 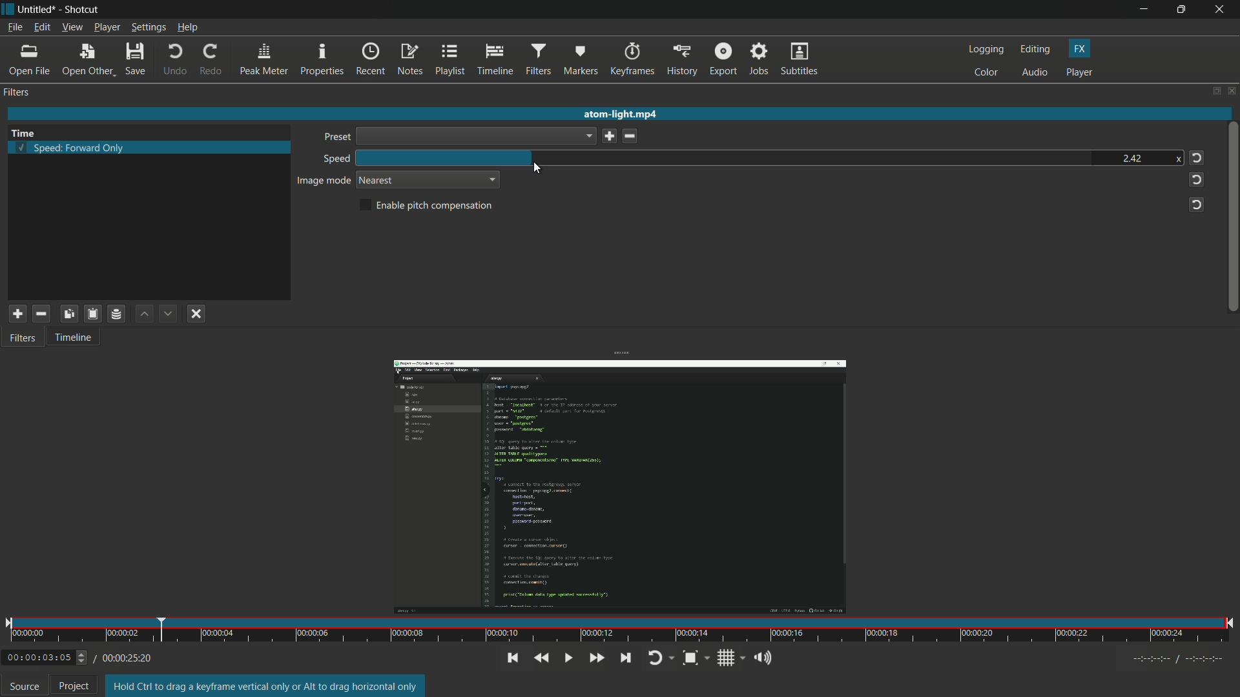 I want to click on show volume  control, so click(x=762, y=659).